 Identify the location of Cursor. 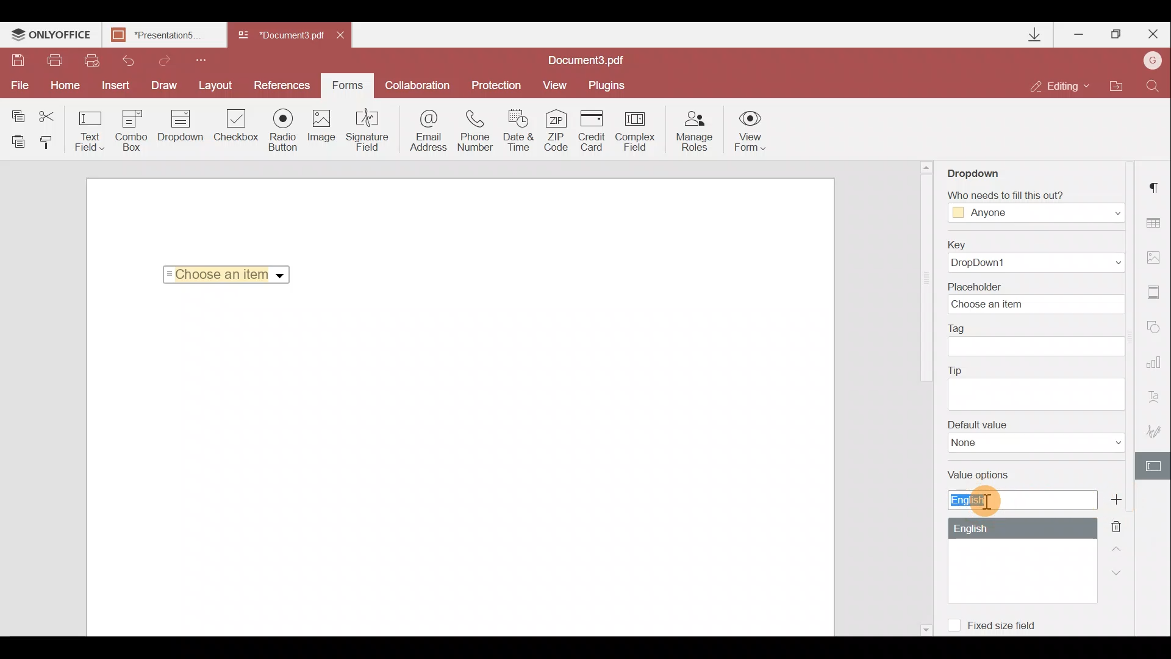
(987, 499).